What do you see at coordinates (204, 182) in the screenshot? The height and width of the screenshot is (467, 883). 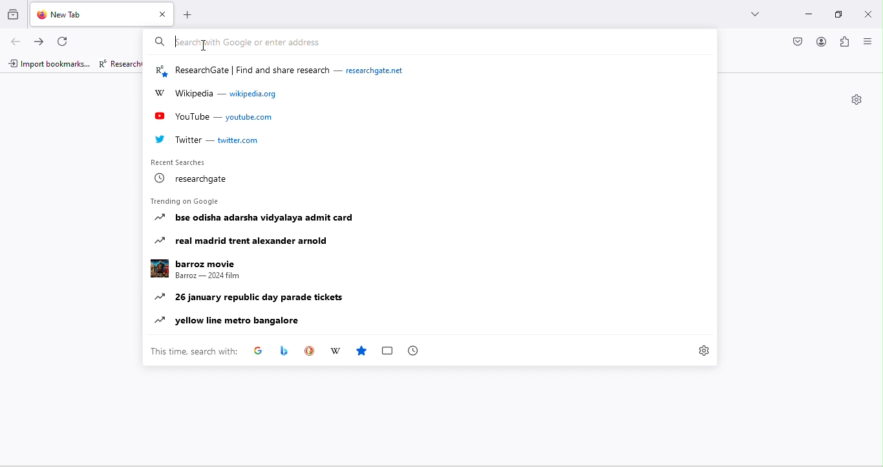 I see `research gate` at bounding box center [204, 182].